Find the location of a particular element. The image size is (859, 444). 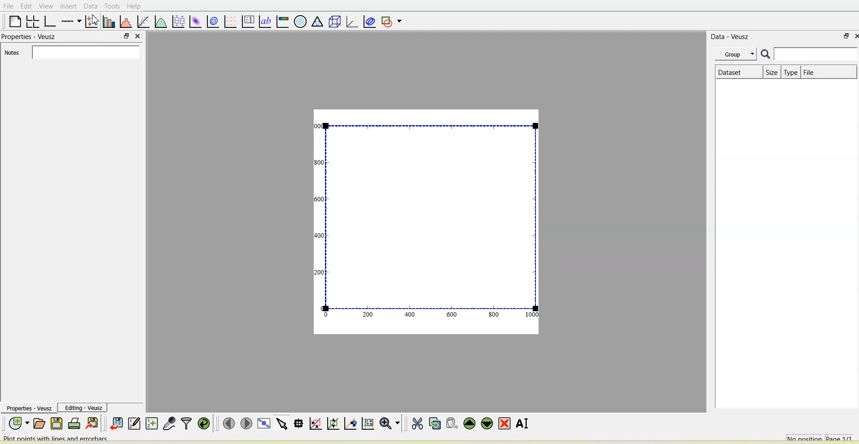

Insert is located at coordinates (68, 6).